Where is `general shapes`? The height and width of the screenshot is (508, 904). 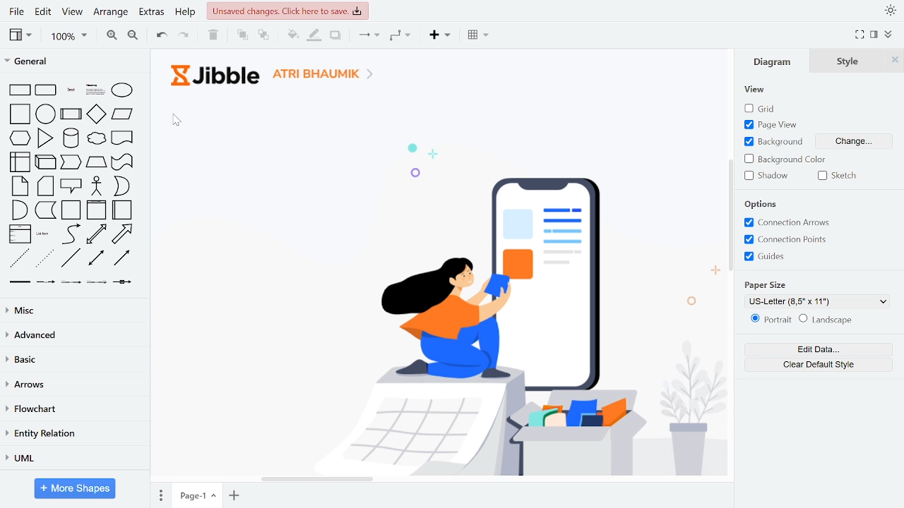 general shapes is located at coordinates (94, 258).